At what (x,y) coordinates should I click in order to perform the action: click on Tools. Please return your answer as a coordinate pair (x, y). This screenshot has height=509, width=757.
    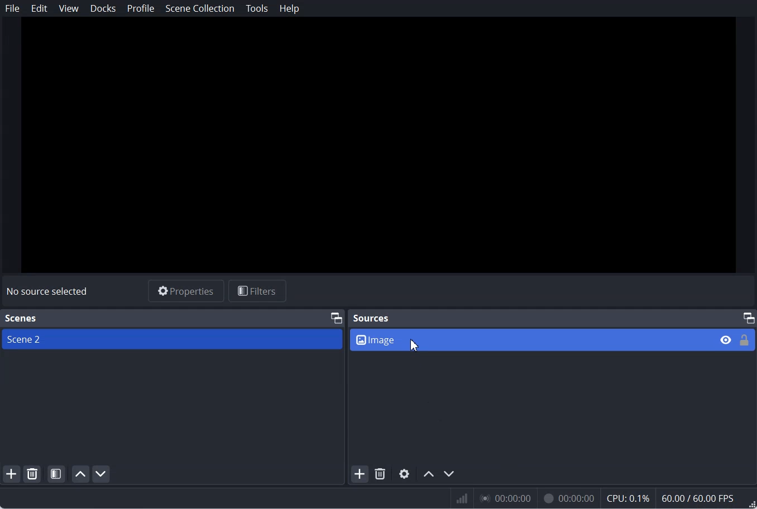
    Looking at the image, I should click on (257, 9).